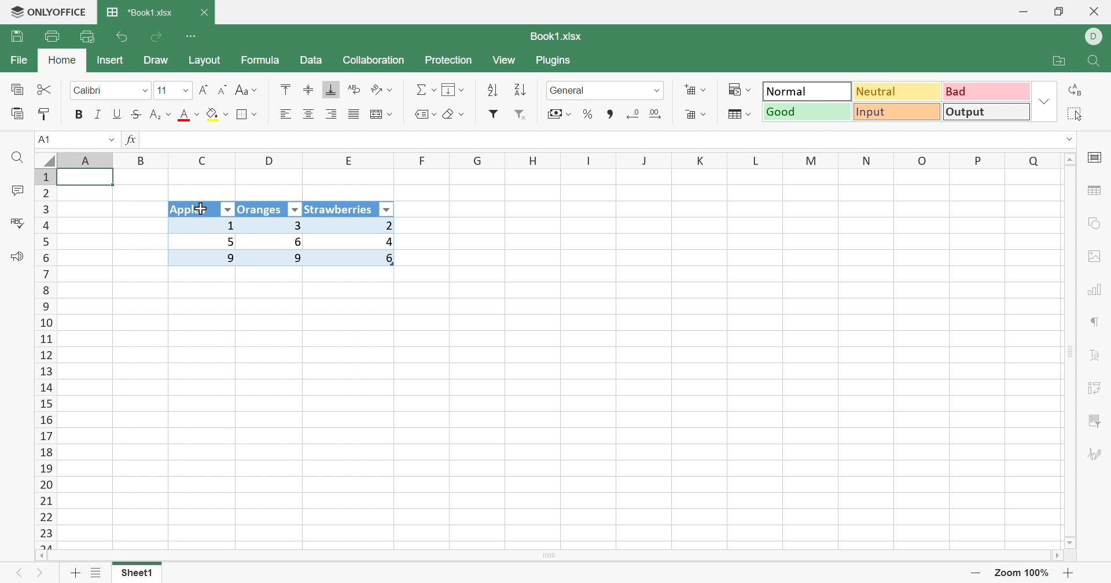 This screenshot has width=1111, height=583. I want to click on View, so click(506, 61).